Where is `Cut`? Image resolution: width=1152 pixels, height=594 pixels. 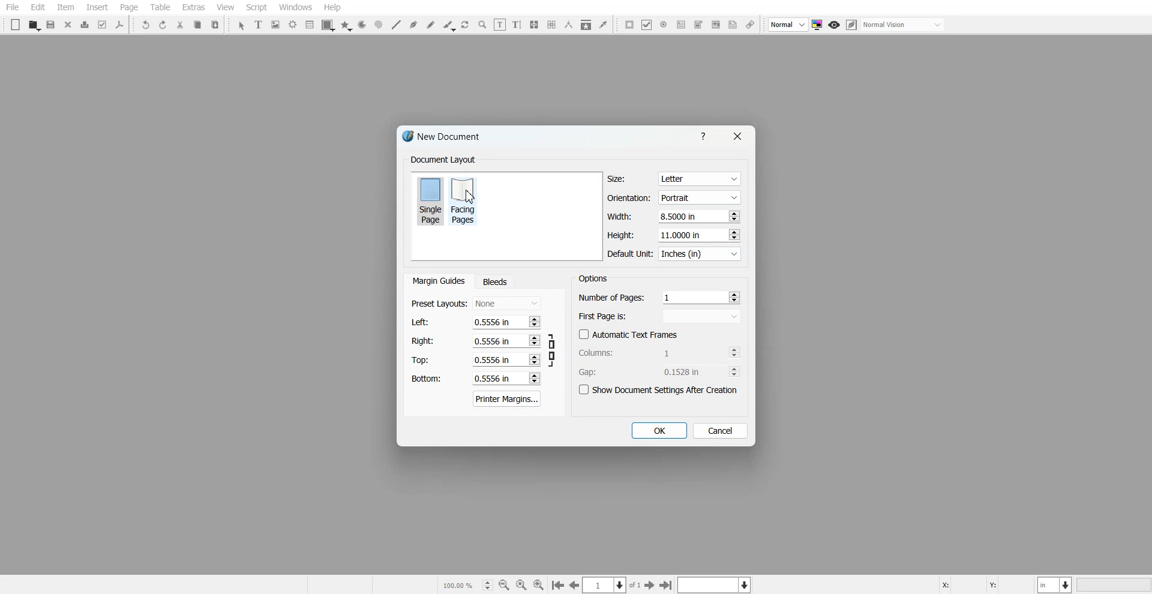
Cut is located at coordinates (180, 25).